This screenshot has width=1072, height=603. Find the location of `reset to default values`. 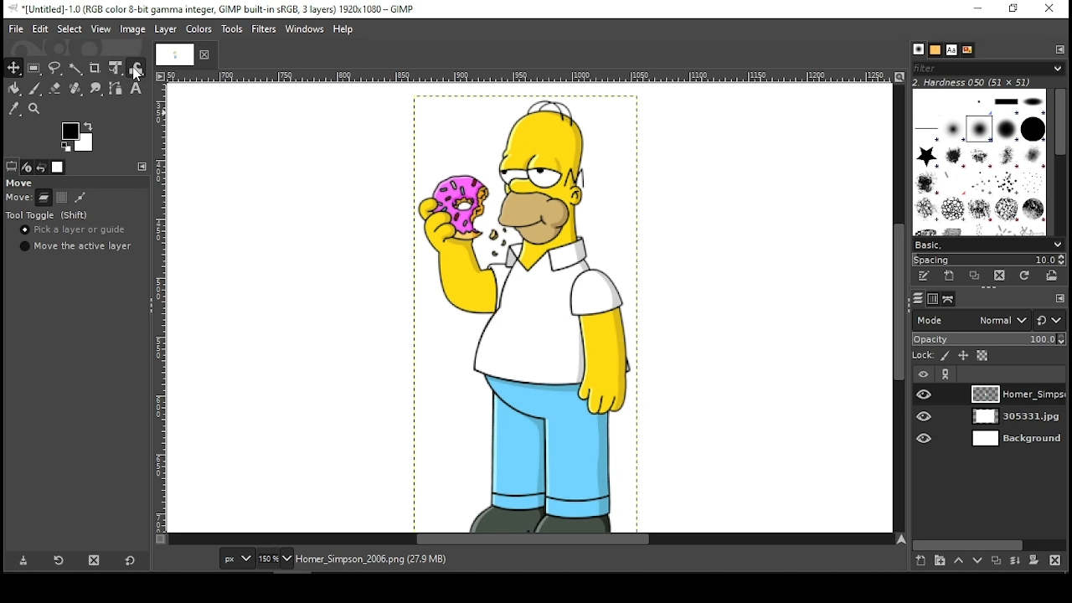

reset to default values is located at coordinates (131, 560).